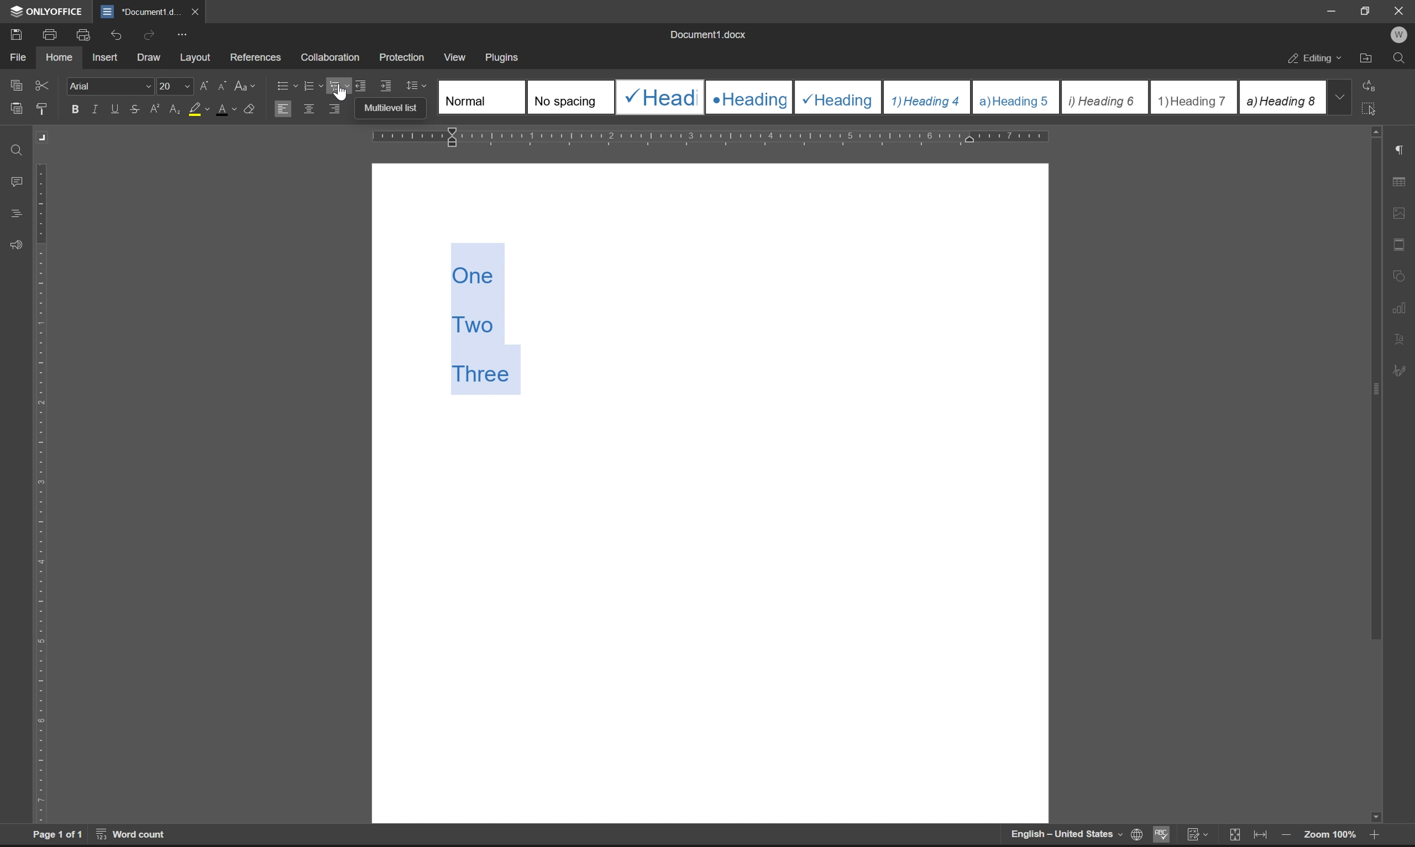  What do you see at coordinates (503, 58) in the screenshot?
I see `plugins` at bounding box center [503, 58].